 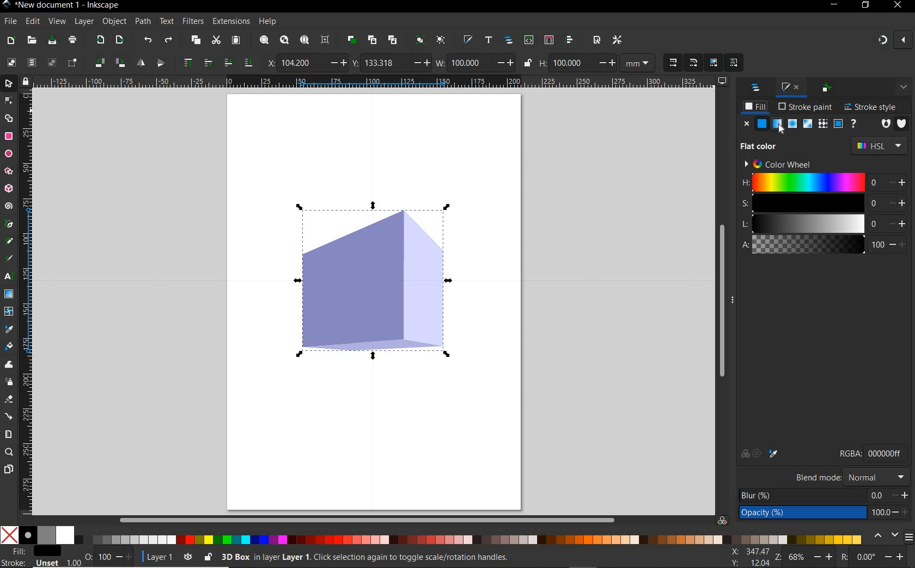 I want to click on LAYER, so click(x=84, y=21).